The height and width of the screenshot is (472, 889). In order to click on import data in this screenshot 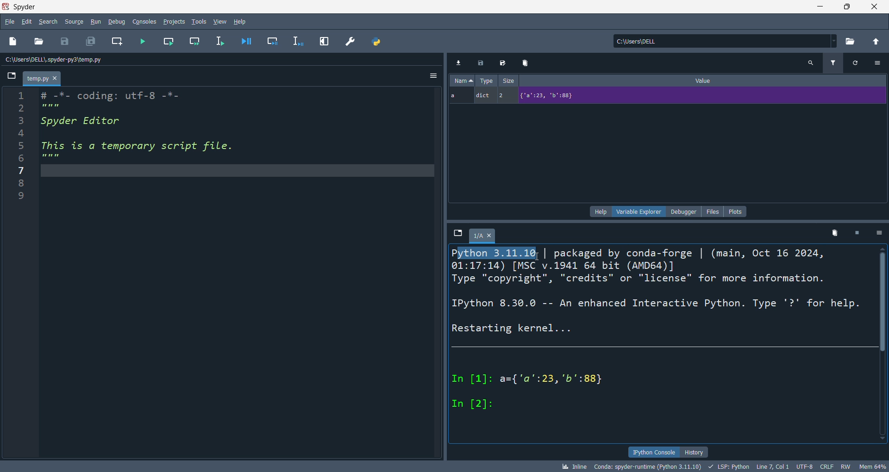, I will do `click(458, 62)`.